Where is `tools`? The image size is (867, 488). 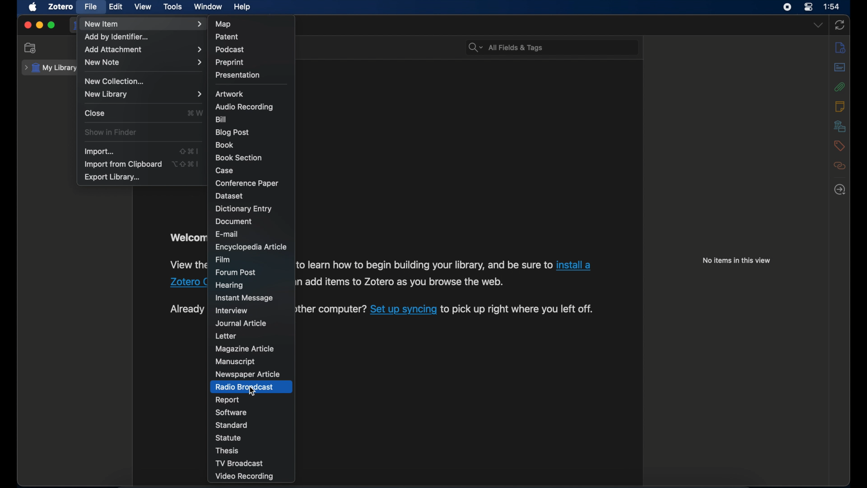
tools is located at coordinates (173, 6).